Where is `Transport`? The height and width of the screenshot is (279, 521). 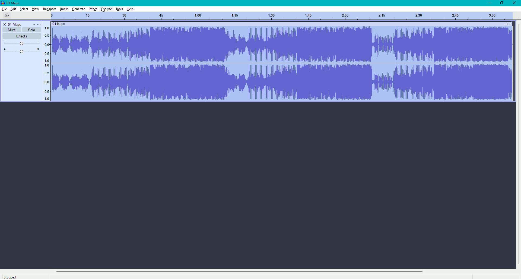
Transport is located at coordinates (48, 9).